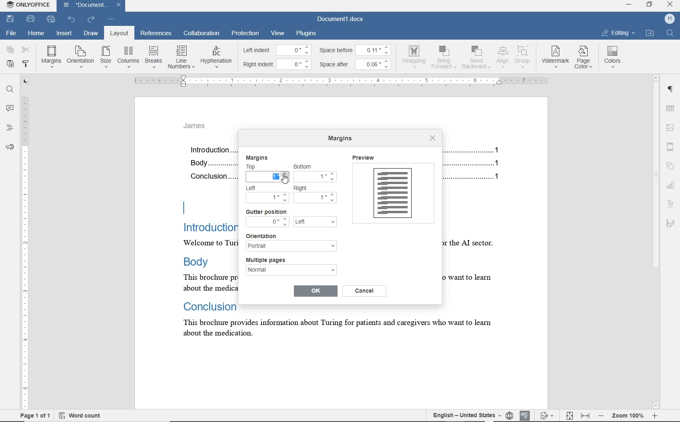  Describe the element at coordinates (670, 223) in the screenshot. I see `signature` at that location.